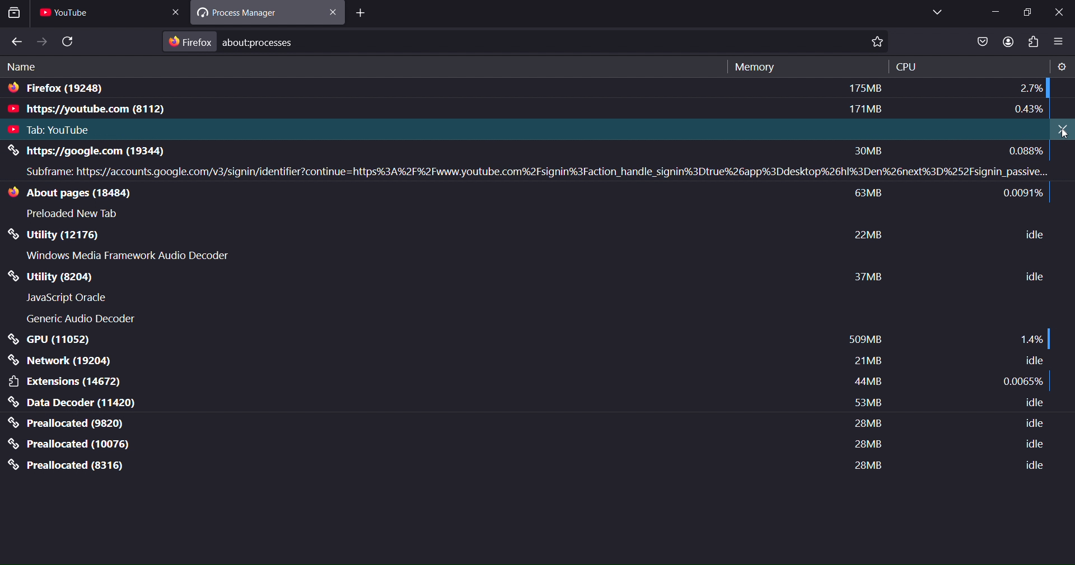 The height and width of the screenshot is (565, 1075). I want to click on 175 MB, so click(864, 88).